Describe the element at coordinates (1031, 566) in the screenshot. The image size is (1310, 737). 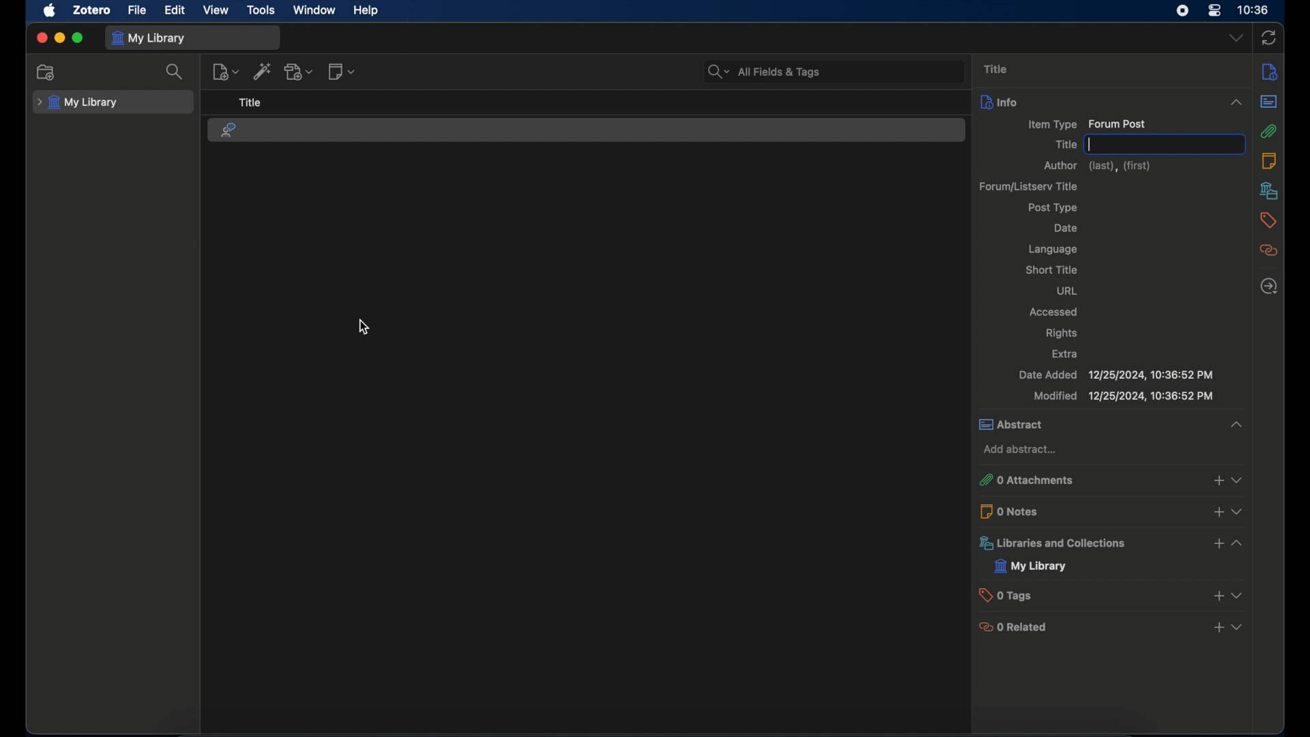
I see `my library` at that location.